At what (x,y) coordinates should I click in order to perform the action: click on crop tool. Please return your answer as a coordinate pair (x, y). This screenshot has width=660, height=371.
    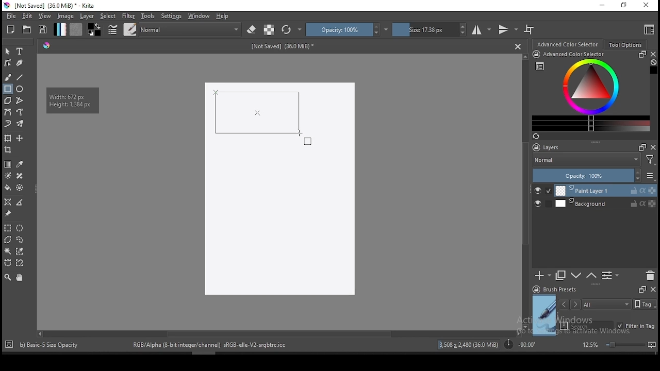
    Looking at the image, I should click on (9, 151).